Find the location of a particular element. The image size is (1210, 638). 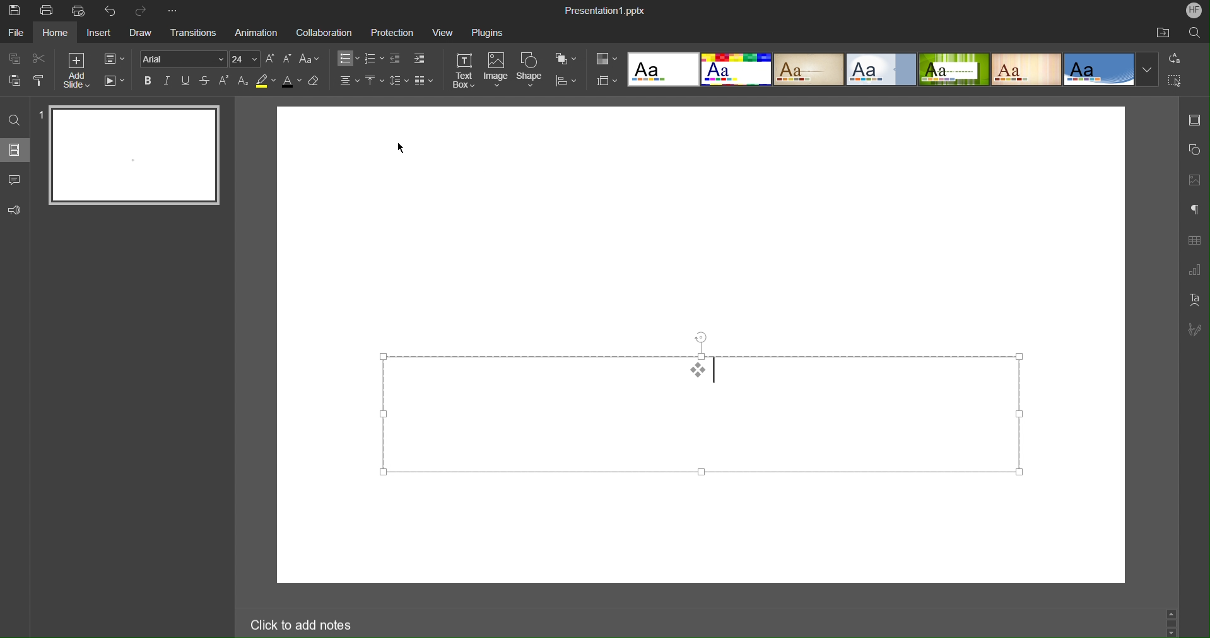

Font Size is located at coordinates (278, 59).